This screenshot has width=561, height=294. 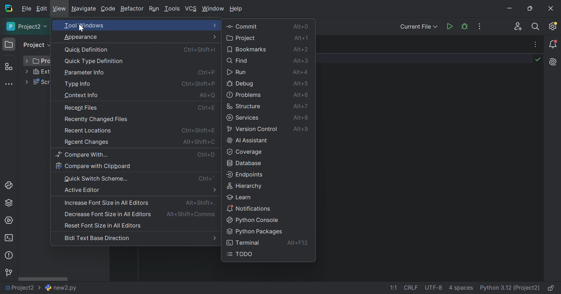 I want to click on Python console, so click(x=254, y=220).